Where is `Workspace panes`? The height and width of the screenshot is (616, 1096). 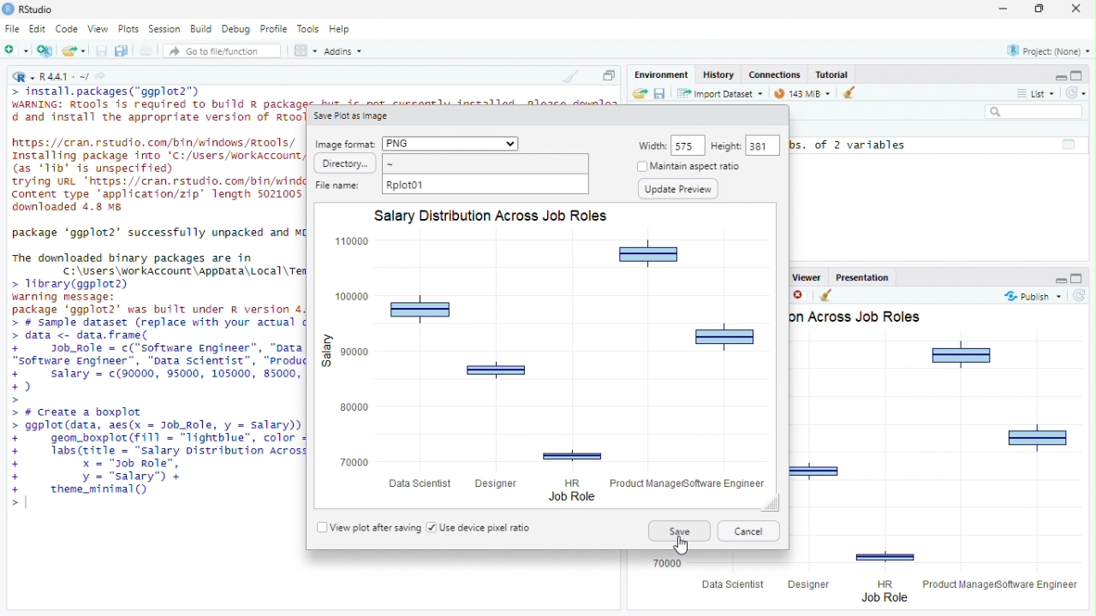
Workspace panes is located at coordinates (305, 50).